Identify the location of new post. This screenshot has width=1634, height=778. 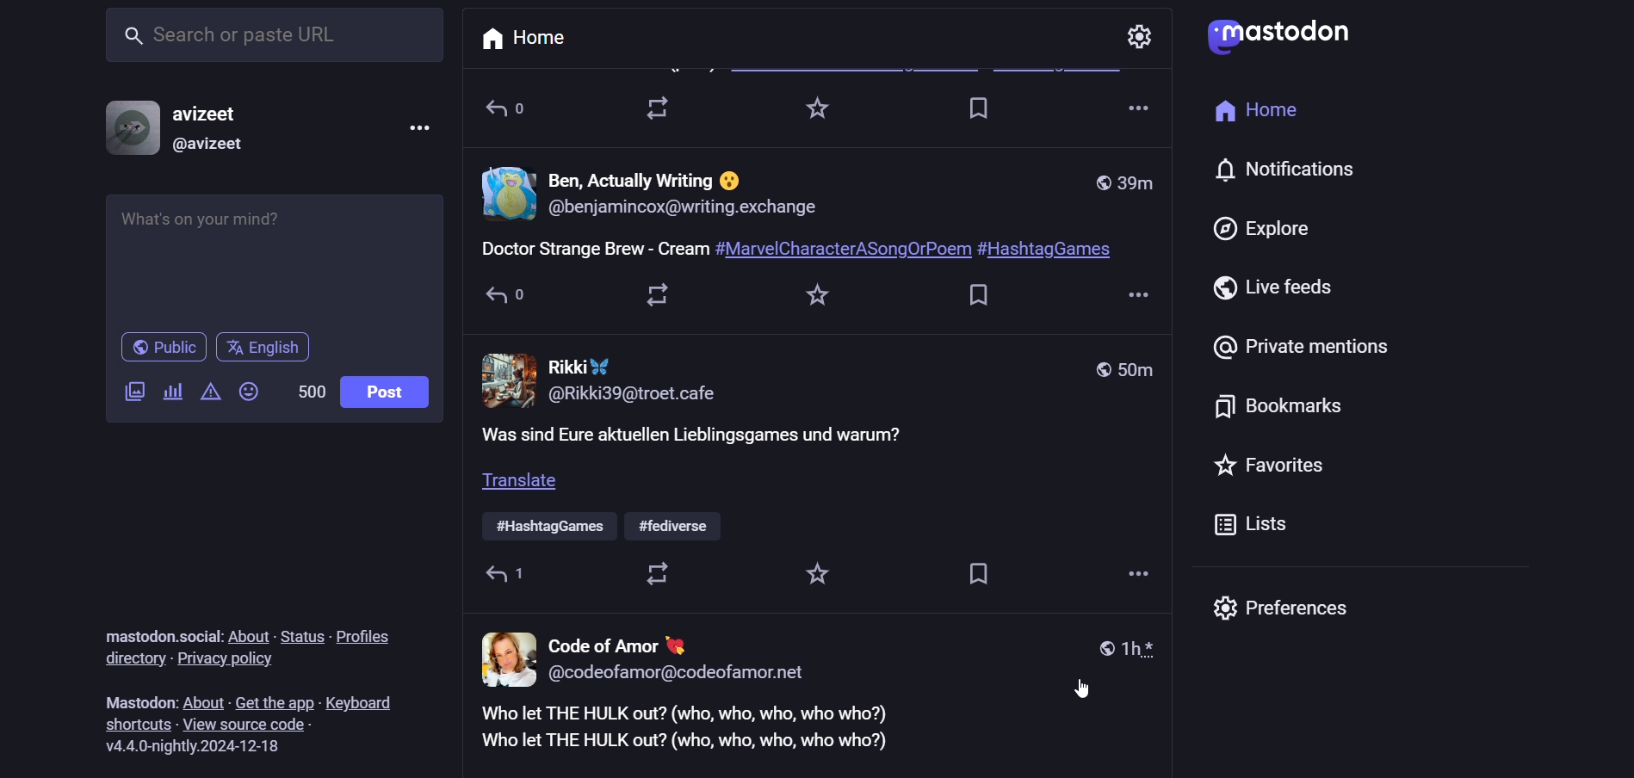
(802, 250).